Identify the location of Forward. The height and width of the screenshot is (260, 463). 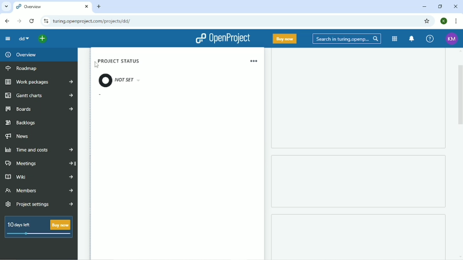
(19, 21).